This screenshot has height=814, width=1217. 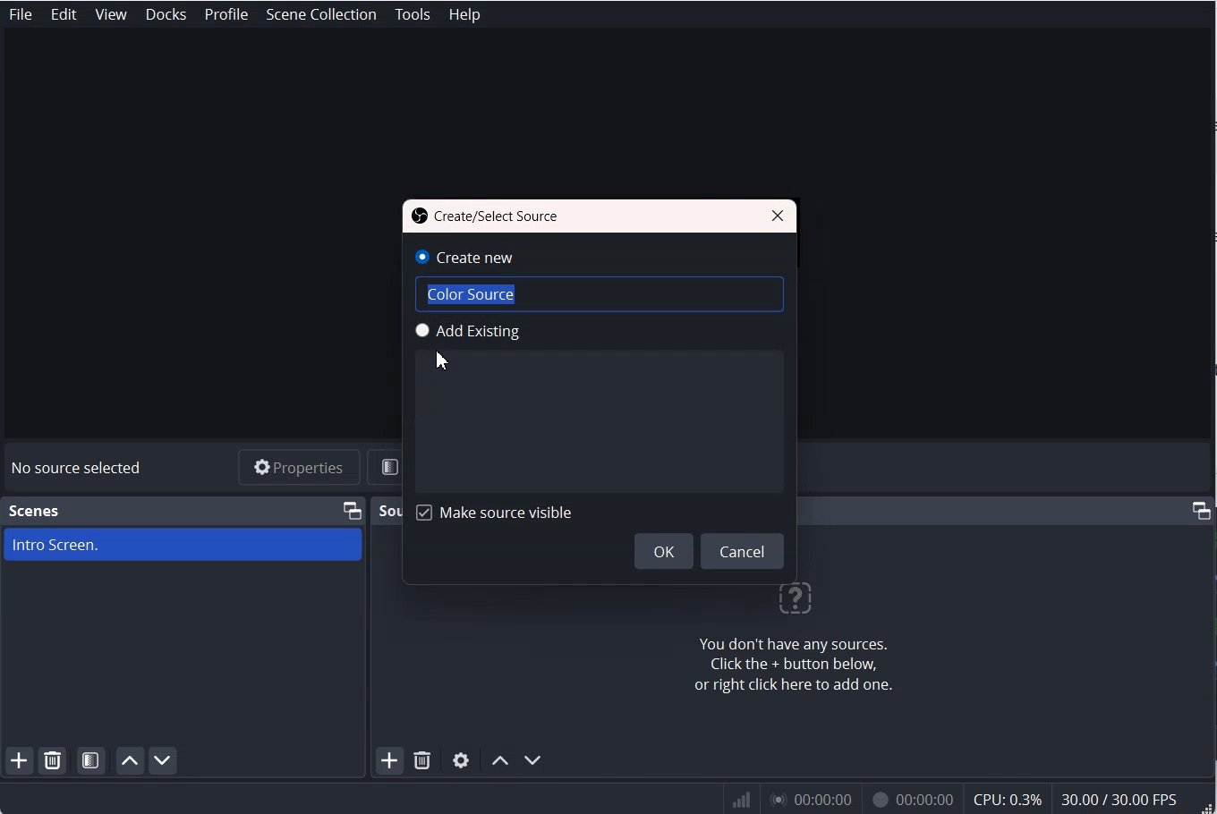 I want to click on Add Scene, so click(x=19, y=761).